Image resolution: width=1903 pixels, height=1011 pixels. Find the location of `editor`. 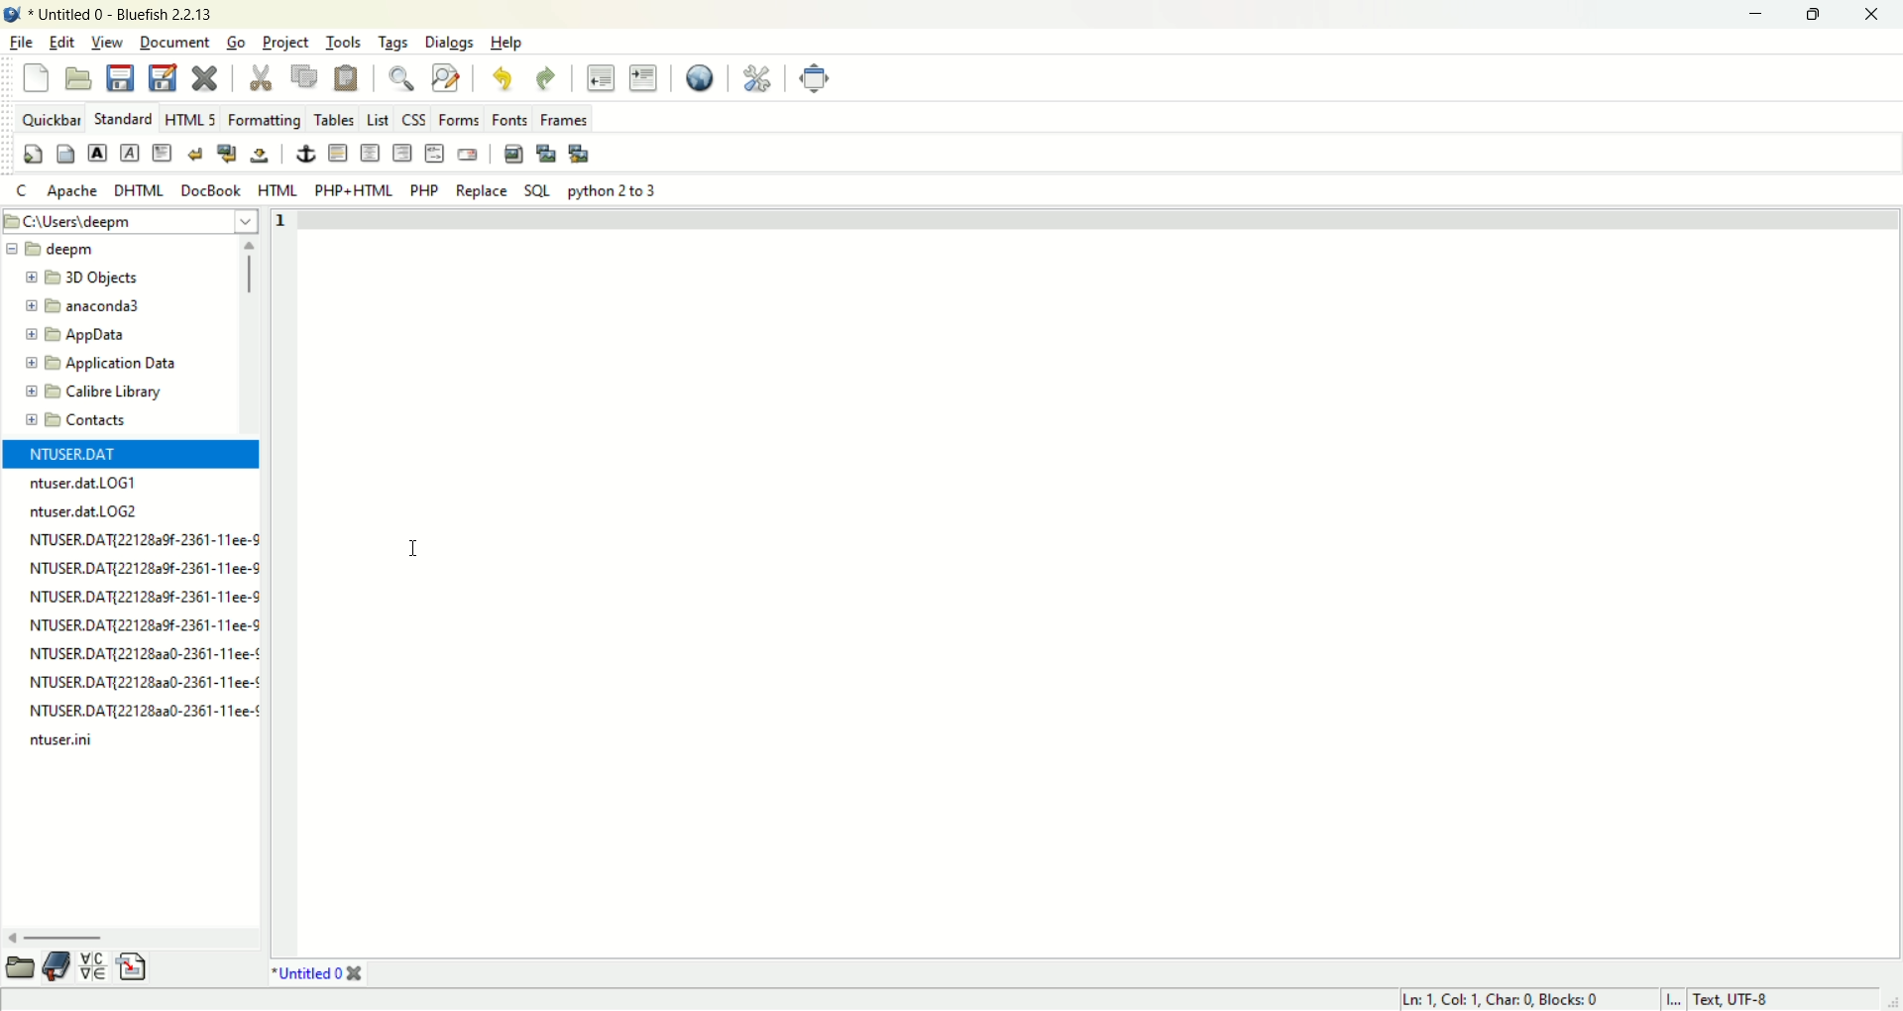

editor is located at coordinates (1103, 581).